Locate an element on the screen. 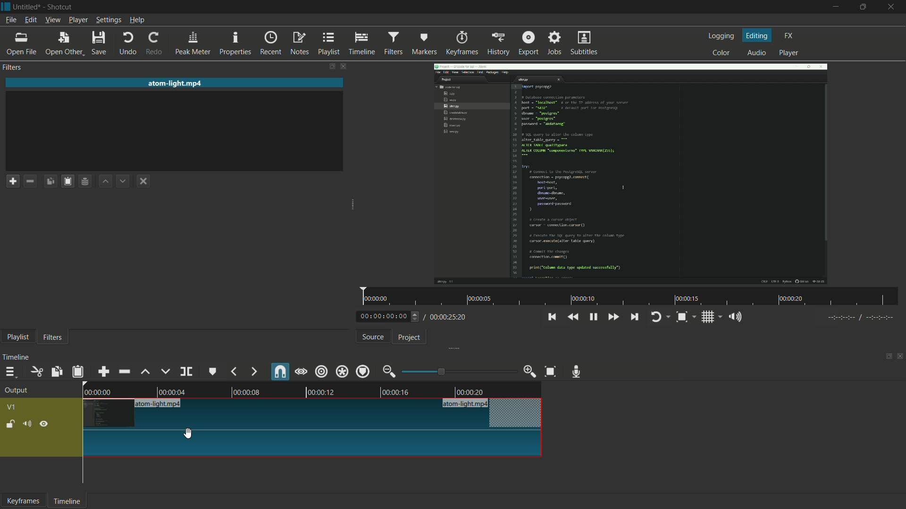 The width and height of the screenshot is (906, 509). move filter down is located at coordinates (123, 181).